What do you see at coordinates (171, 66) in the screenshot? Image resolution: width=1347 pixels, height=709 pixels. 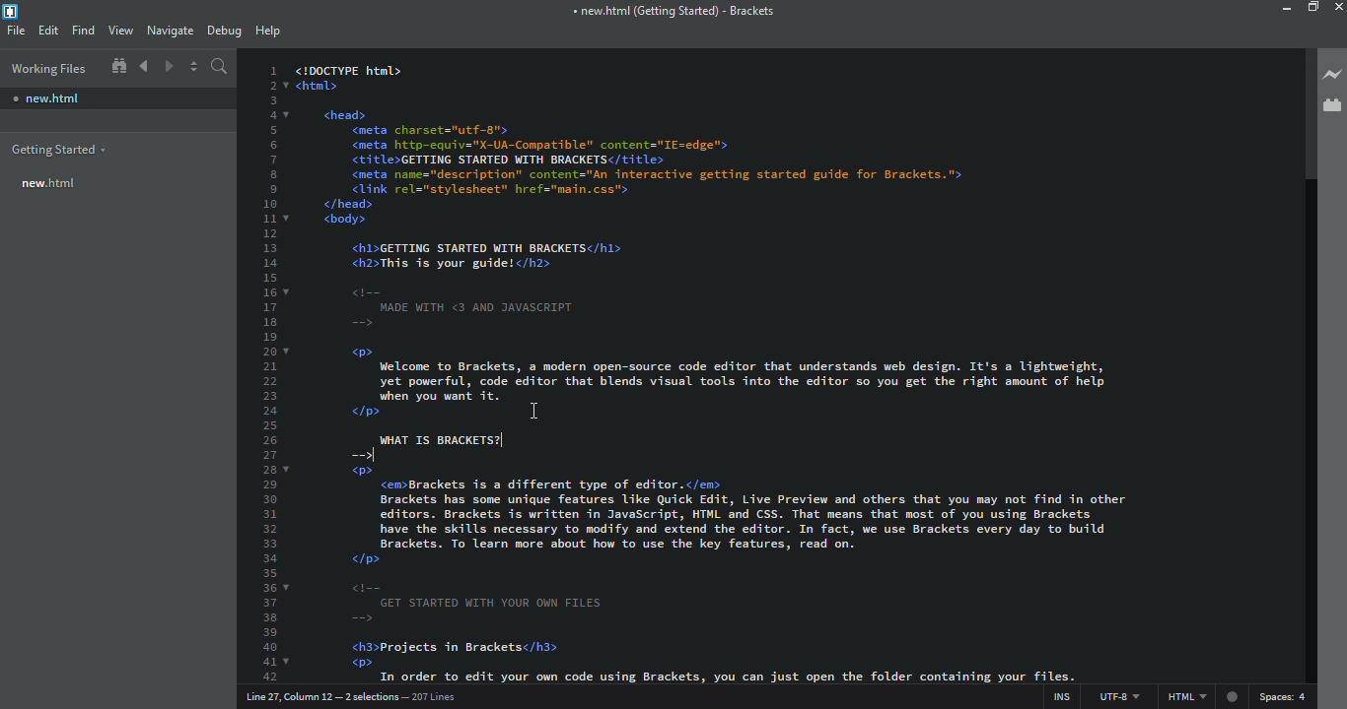 I see `navigate forward` at bounding box center [171, 66].